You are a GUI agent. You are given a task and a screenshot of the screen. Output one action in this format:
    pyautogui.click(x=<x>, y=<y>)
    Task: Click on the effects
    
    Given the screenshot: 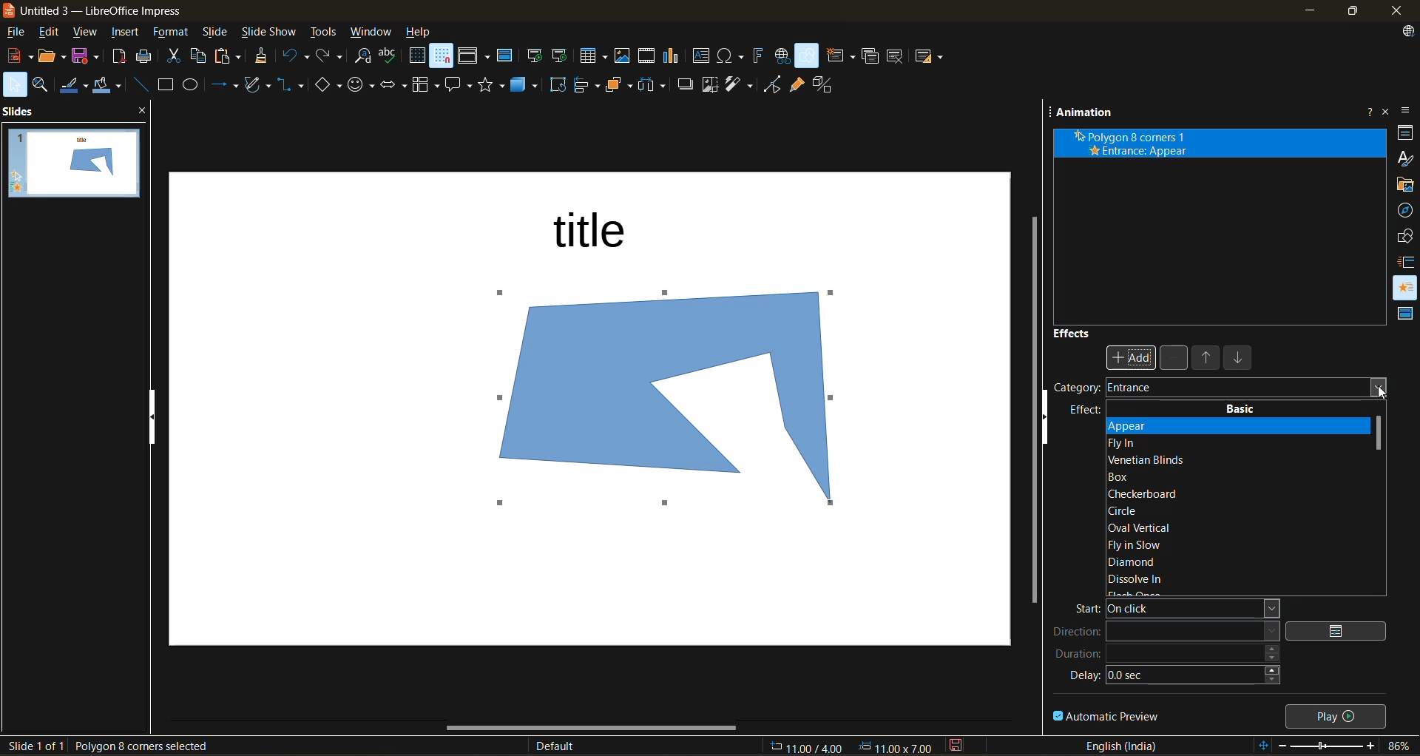 What is the action you would take?
    pyautogui.click(x=1078, y=333)
    